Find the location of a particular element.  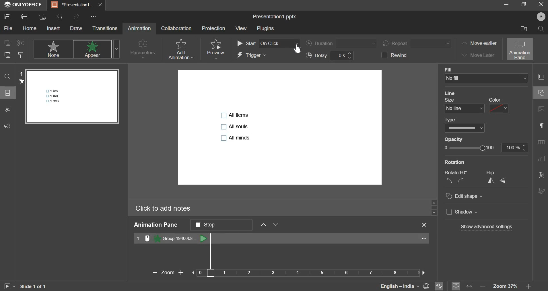

copy is located at coordinates (7, 42).